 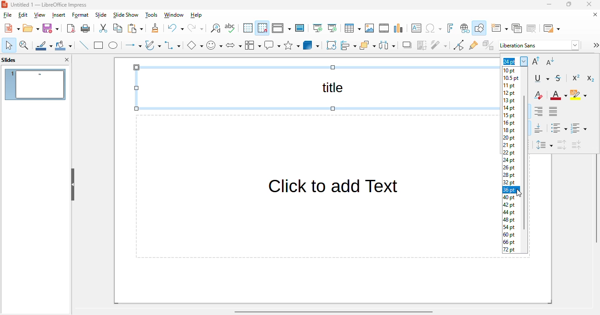 I want to click on close pane, so click(x=67, y=59).